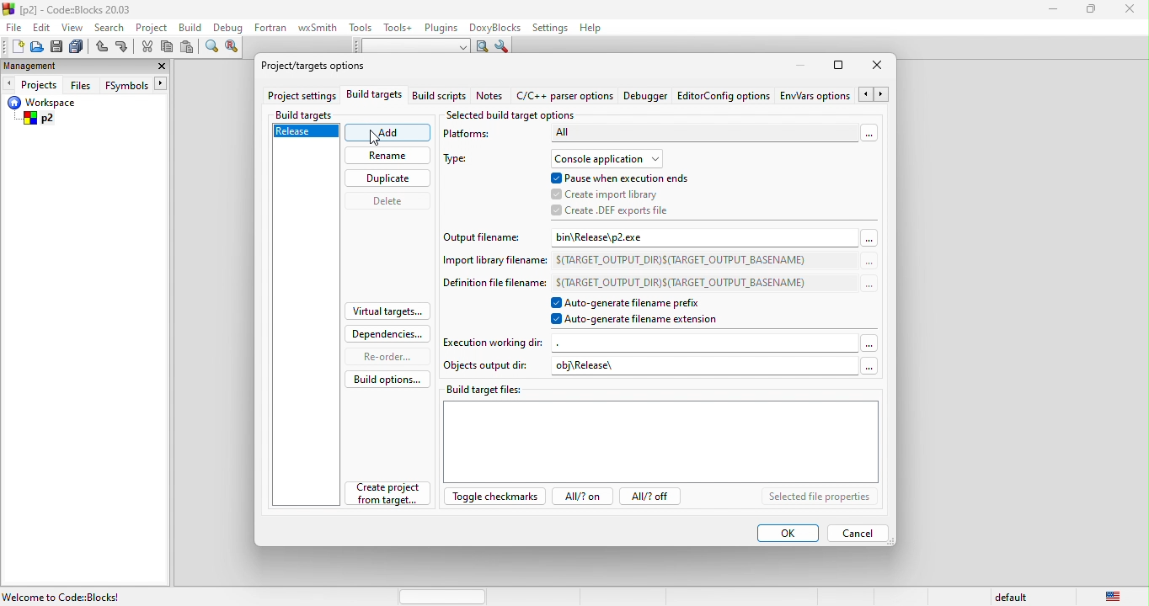  I want to click on virtual targets, so click(388, 309).